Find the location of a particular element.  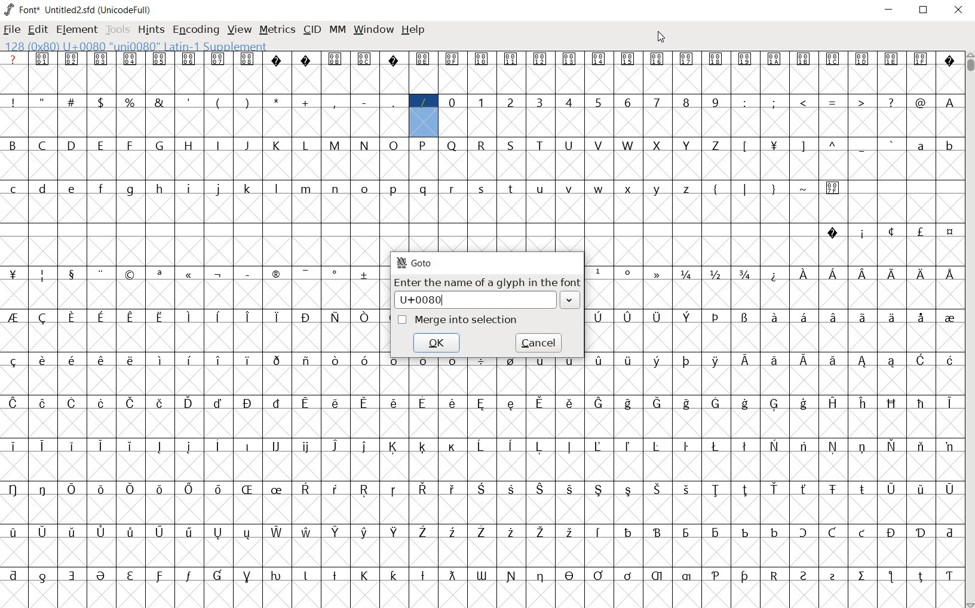

cancel is located at coordinates (539, 342).